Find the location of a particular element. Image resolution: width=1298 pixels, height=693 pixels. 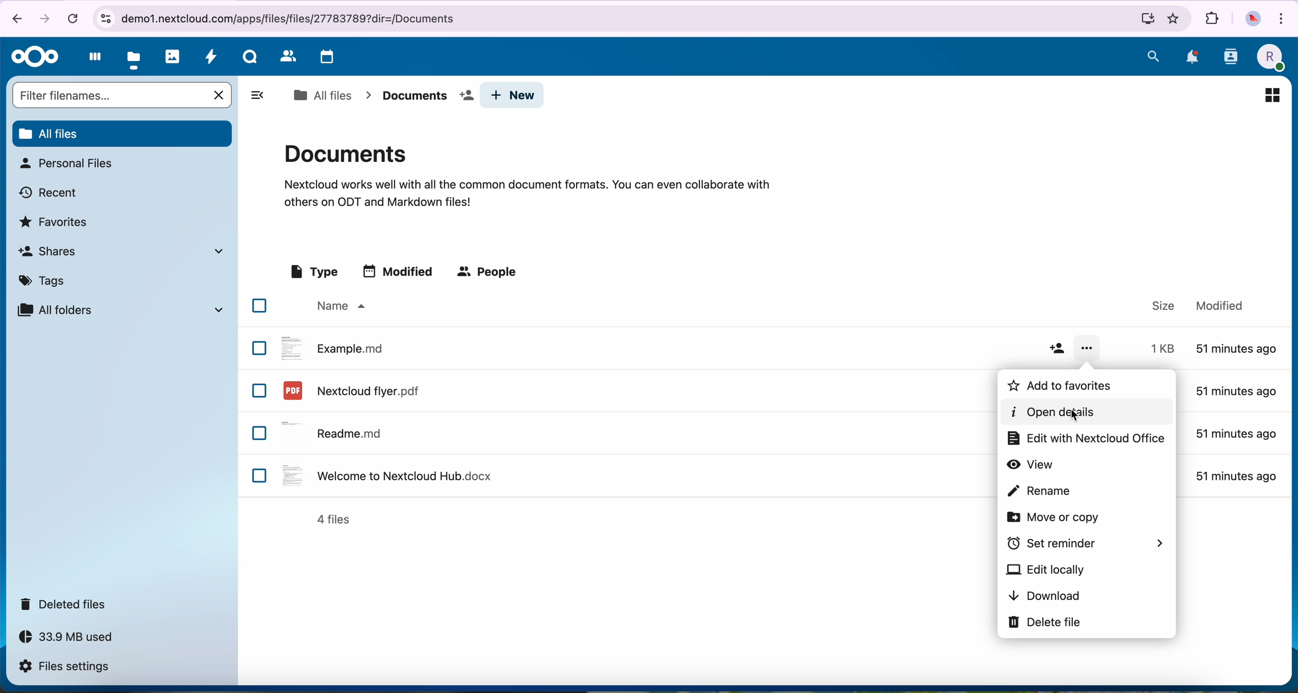

move or copy is located at coordinates (1056, 517).